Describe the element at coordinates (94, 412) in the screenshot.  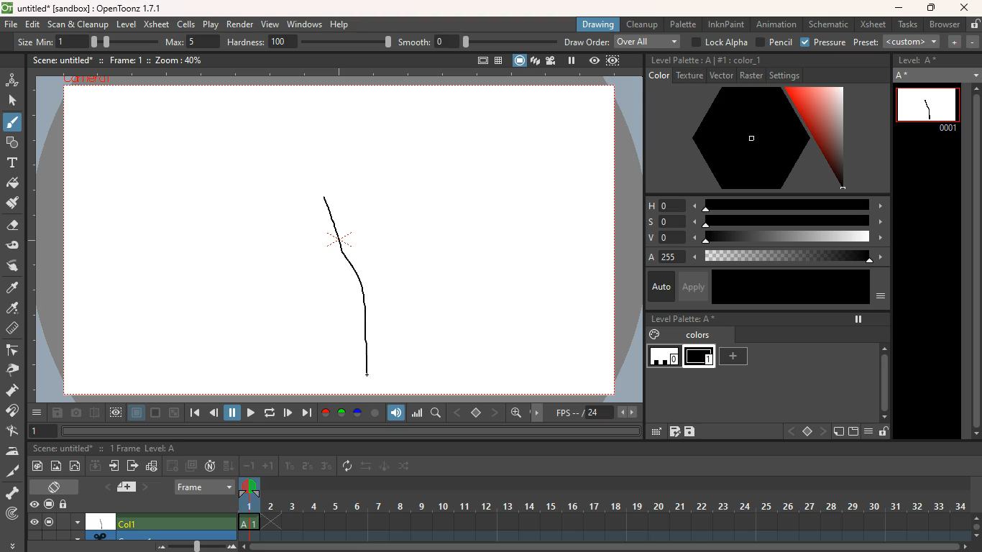
I see `divide` at that location.